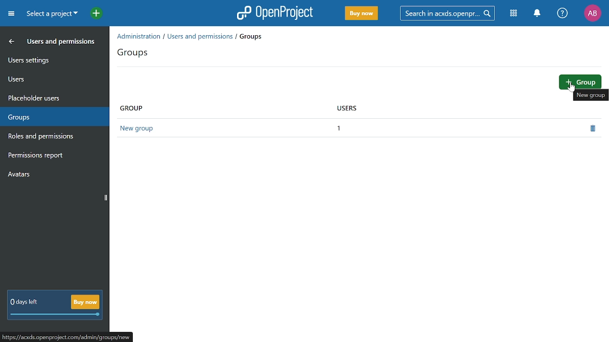  What do you see at coordinates (537, 13) in the screenshot?
I see `Notification` at bounding box center [537, 13].